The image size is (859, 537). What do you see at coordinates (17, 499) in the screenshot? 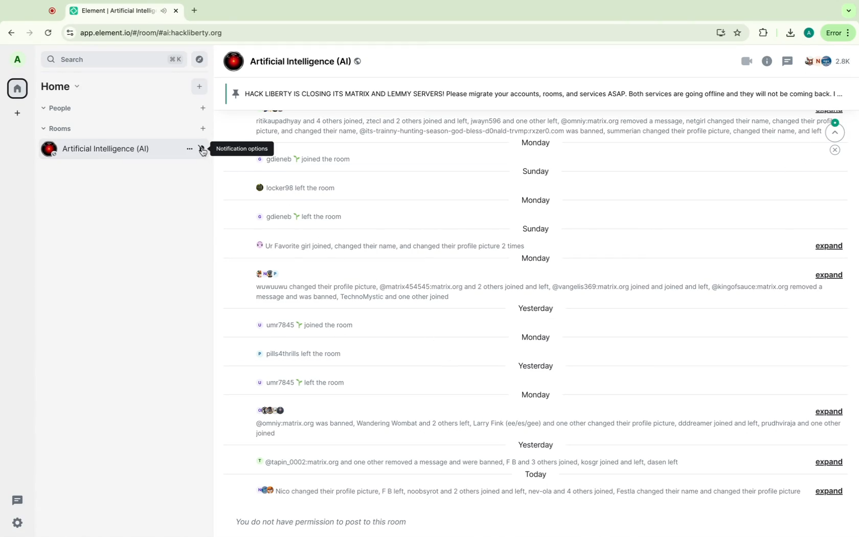
I see `threads` at bounding box center [17, 499].